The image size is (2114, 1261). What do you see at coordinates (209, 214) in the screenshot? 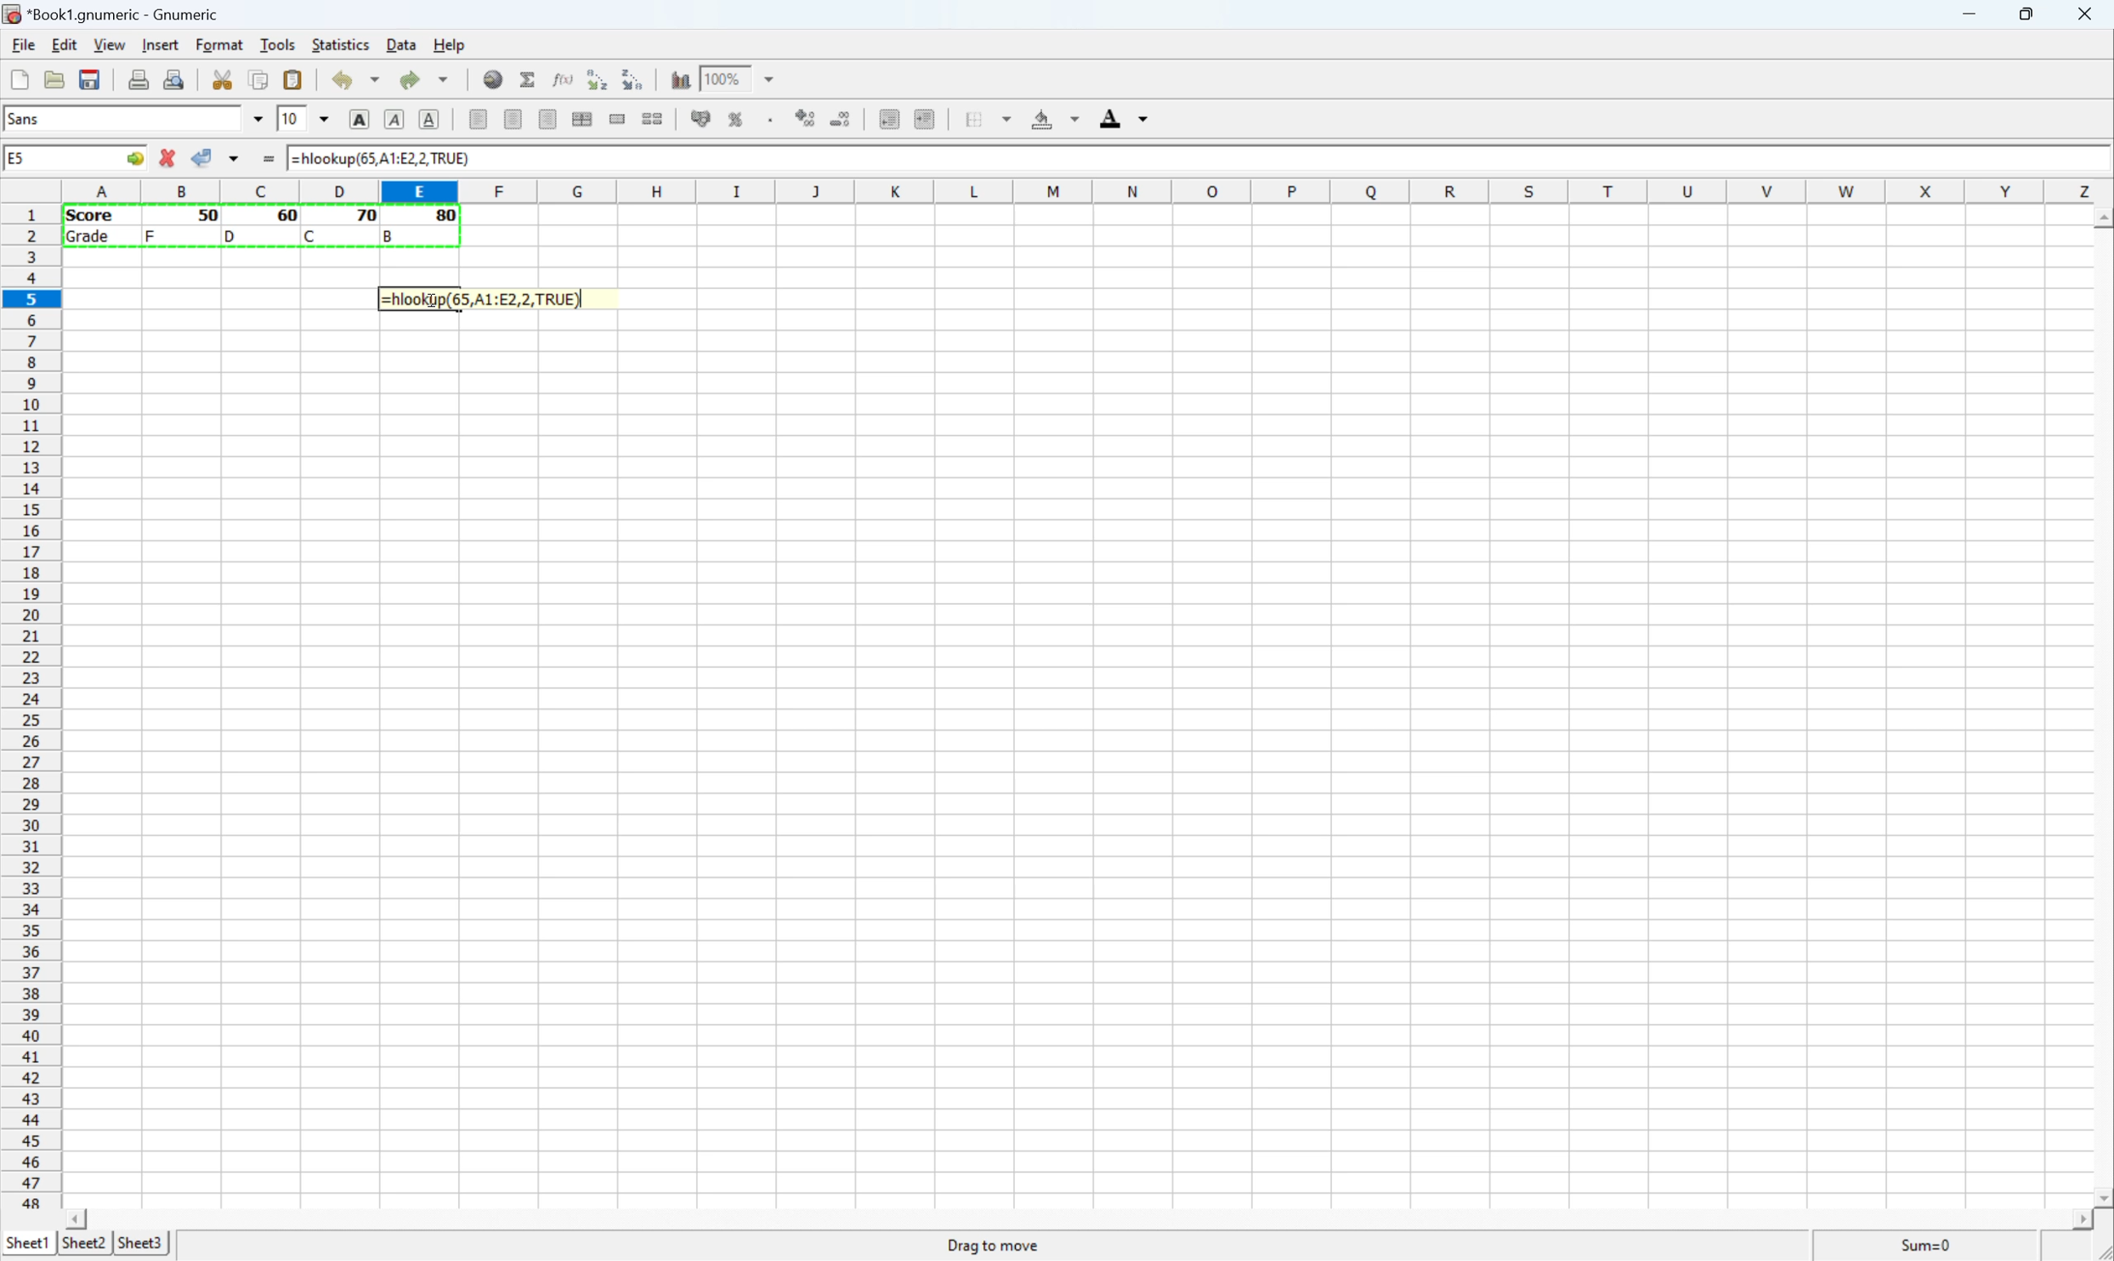
I see `50` at bounding box center [209, 214].